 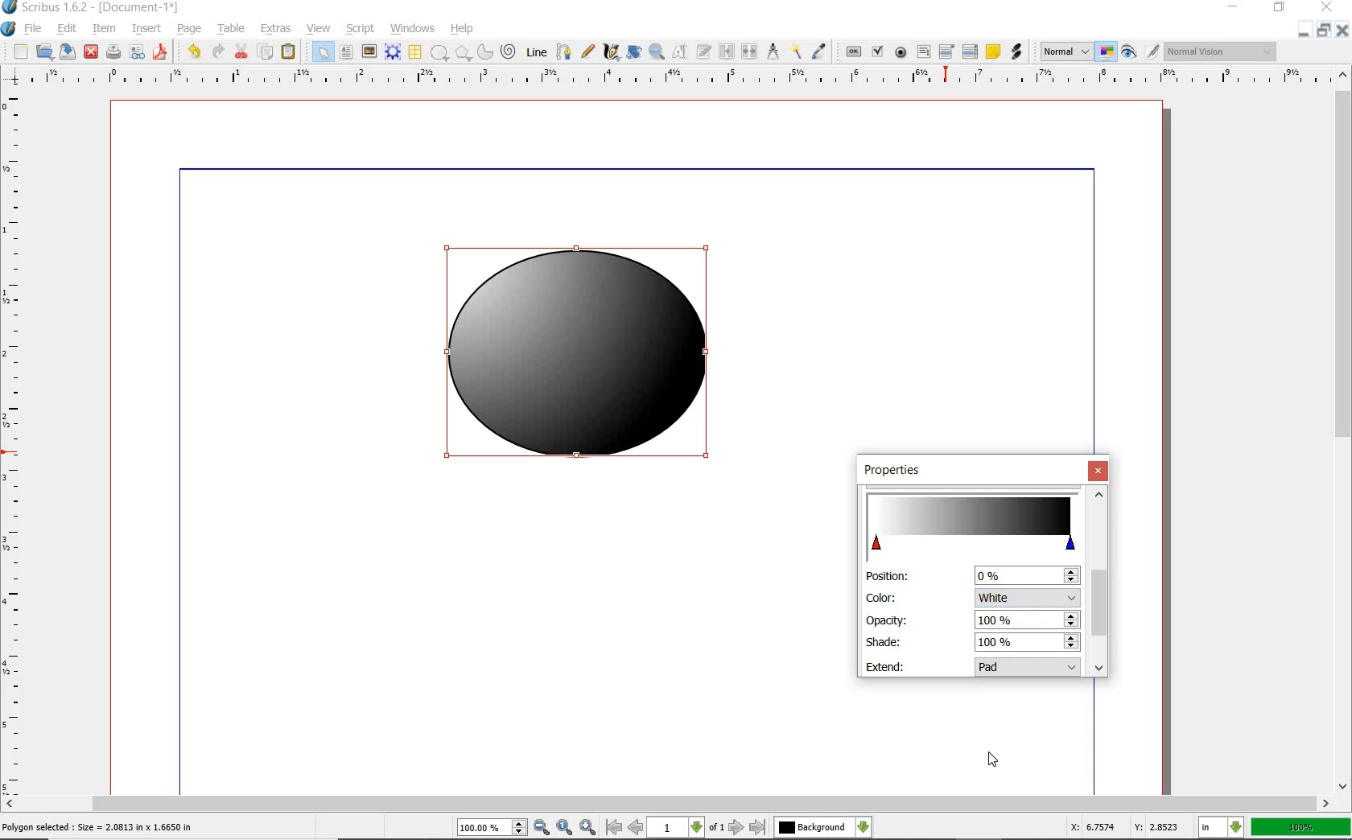 I want to click on position, so click(x=1025, y=575).